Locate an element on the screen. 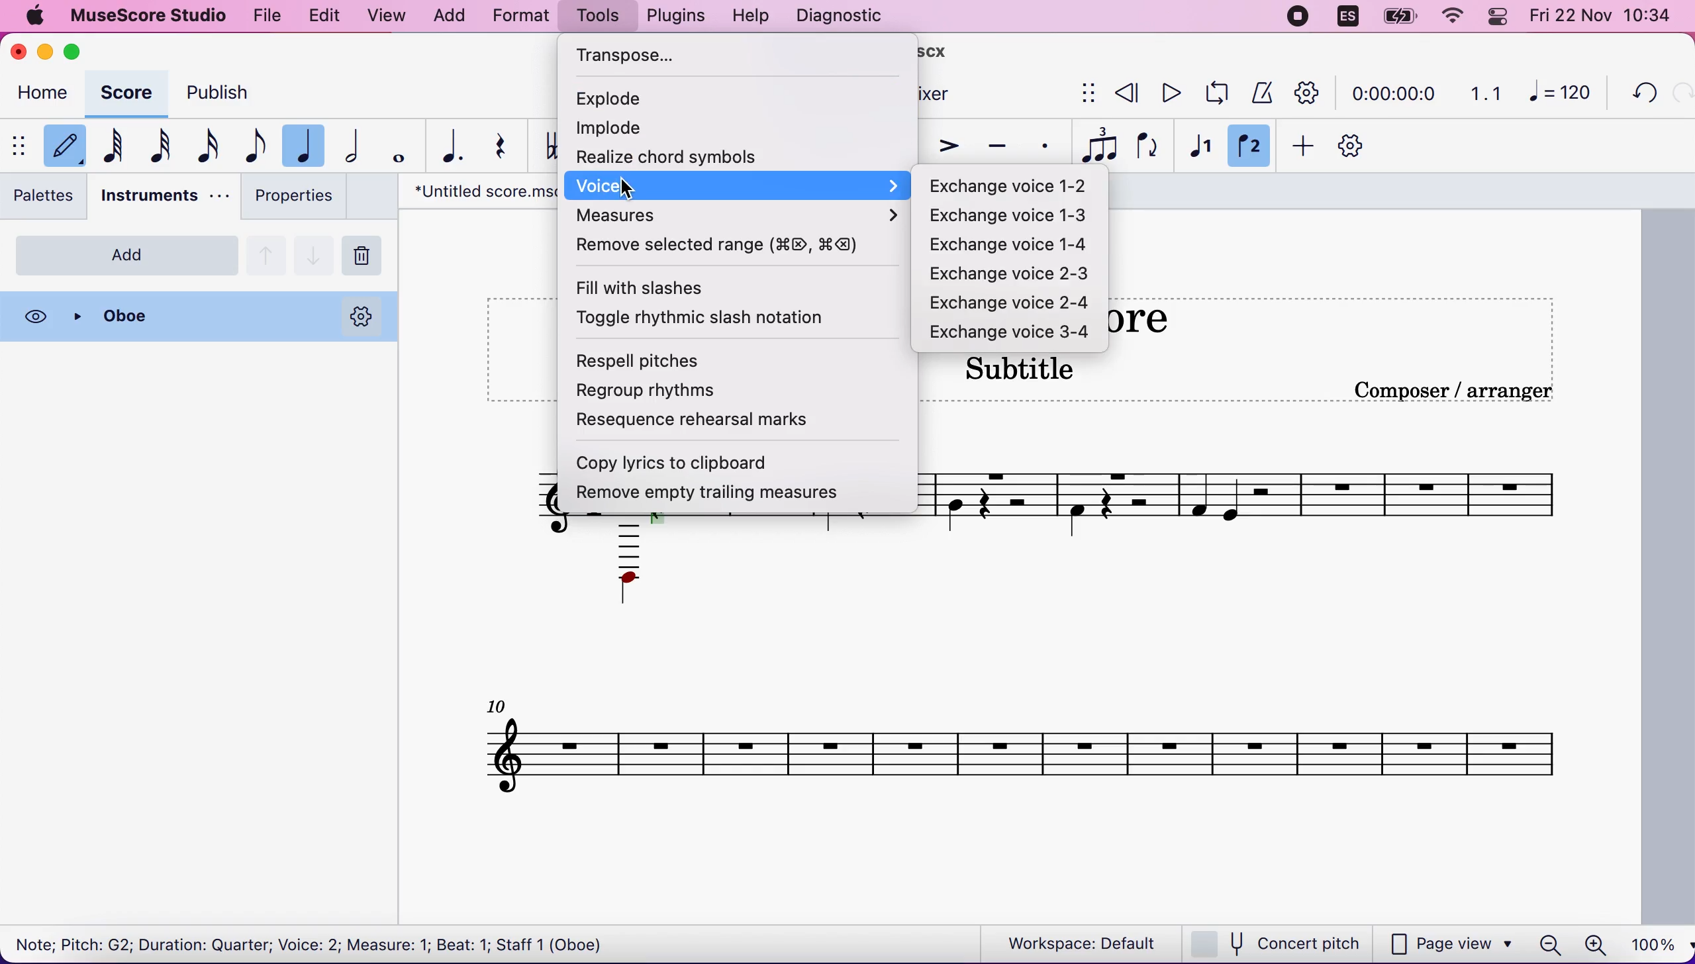 Image resolution: width=1695 pixels, height=964 pixels. resequence rehearsal marks is located at coordinates (706, 422).